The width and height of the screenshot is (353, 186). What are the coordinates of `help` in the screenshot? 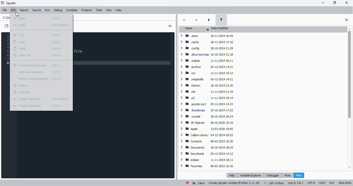 It's located at (119, 10).